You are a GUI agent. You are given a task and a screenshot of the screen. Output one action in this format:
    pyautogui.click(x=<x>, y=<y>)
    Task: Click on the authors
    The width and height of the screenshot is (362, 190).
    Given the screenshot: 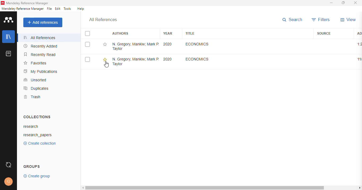 What is the action you would take?
    pyautogui.click(x=120, y=33)
    